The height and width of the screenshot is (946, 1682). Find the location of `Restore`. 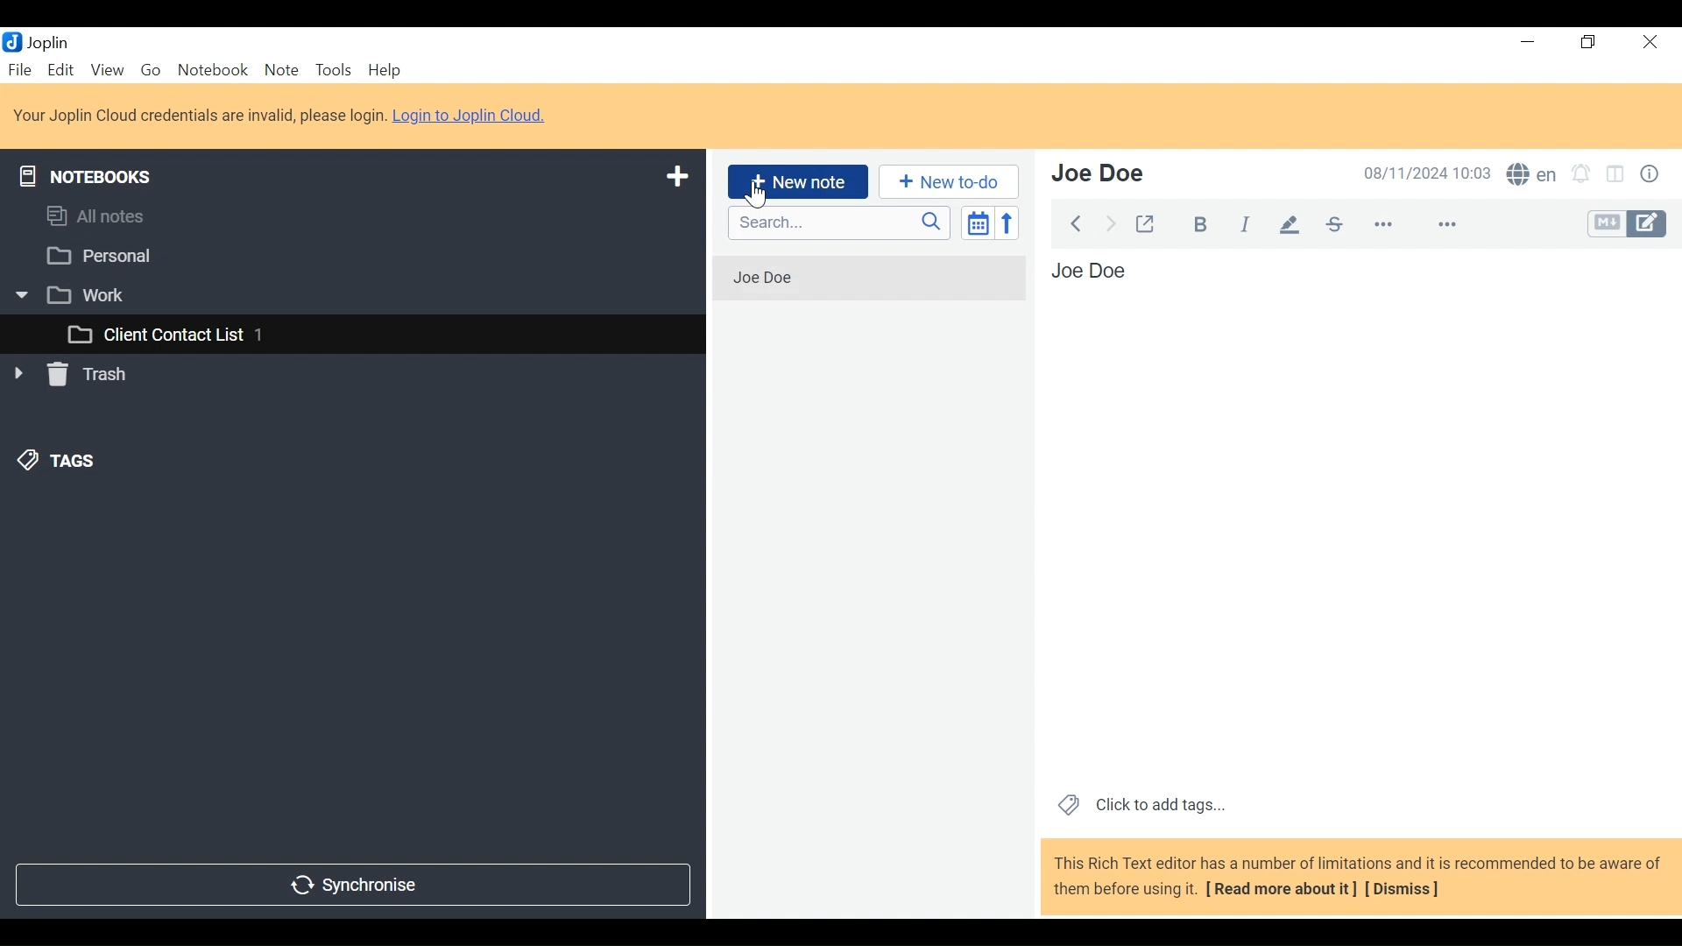

Restore is located at coordinates (1588, 42).